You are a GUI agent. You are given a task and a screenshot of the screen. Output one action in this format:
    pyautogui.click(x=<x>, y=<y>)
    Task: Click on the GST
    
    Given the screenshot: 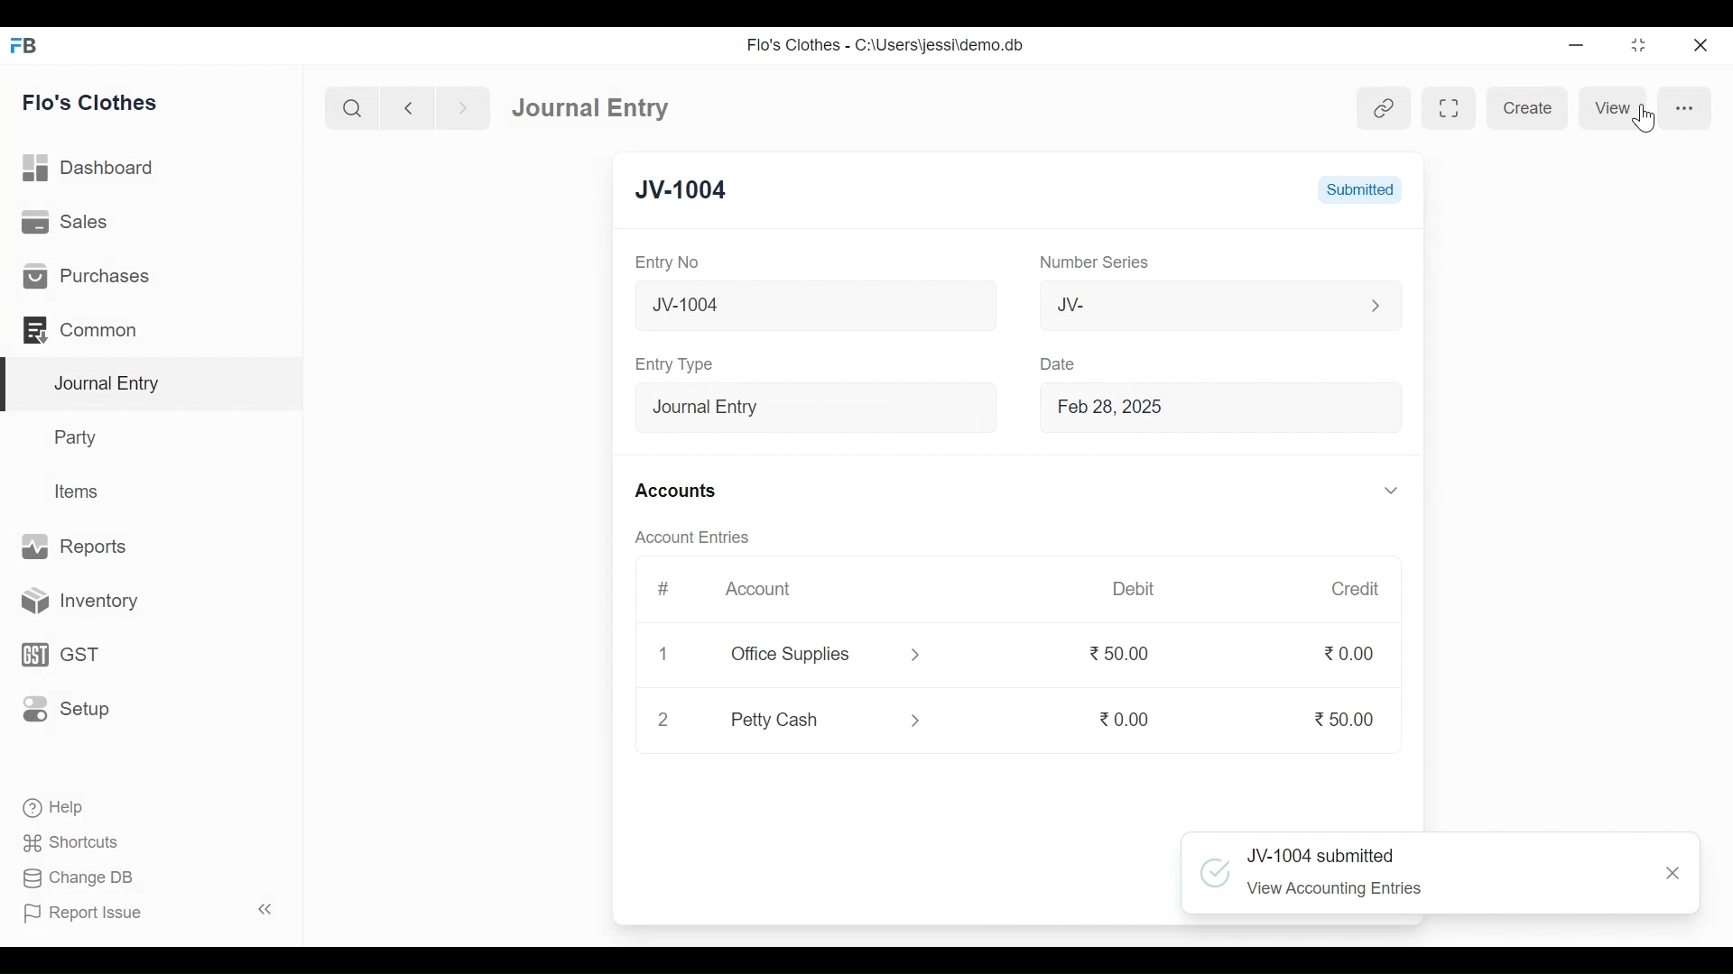 What is the action you would take?
    pyautogui.click(x=58, y=657)
    